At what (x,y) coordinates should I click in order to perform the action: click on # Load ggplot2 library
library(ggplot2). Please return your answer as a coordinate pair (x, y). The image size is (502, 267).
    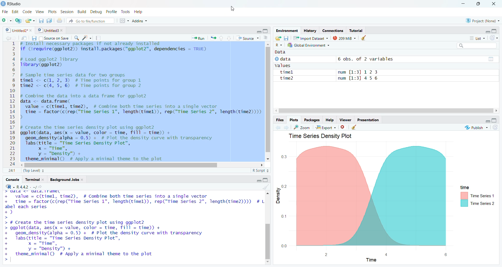
    Looking at the image, I should click on (50, 63).